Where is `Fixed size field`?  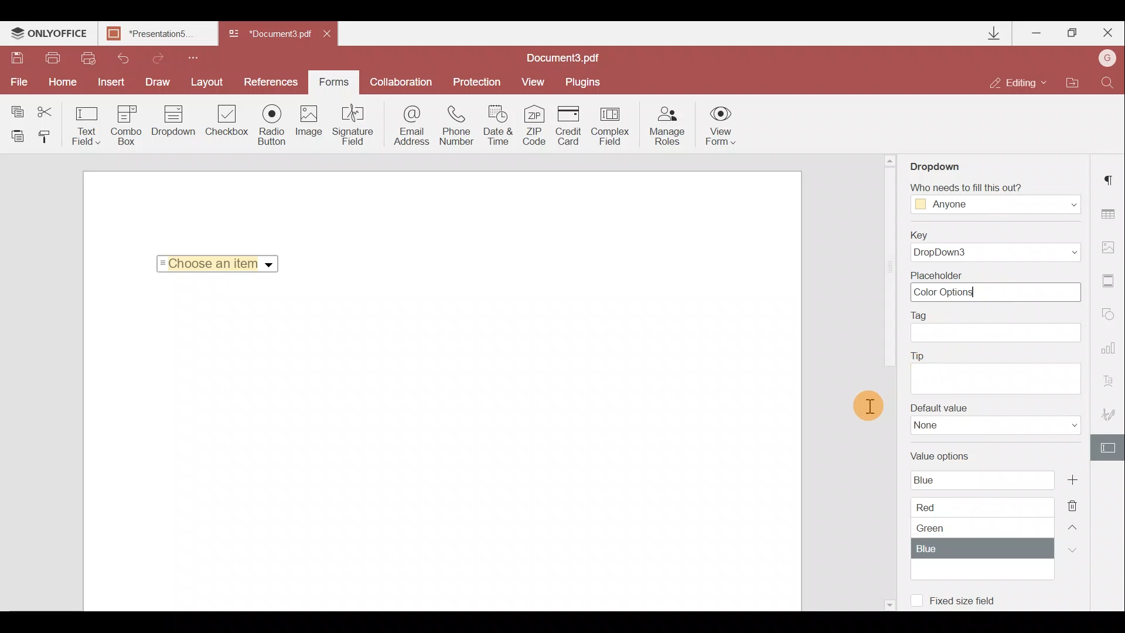
Fixed size field is located at coordinates (970, 603).